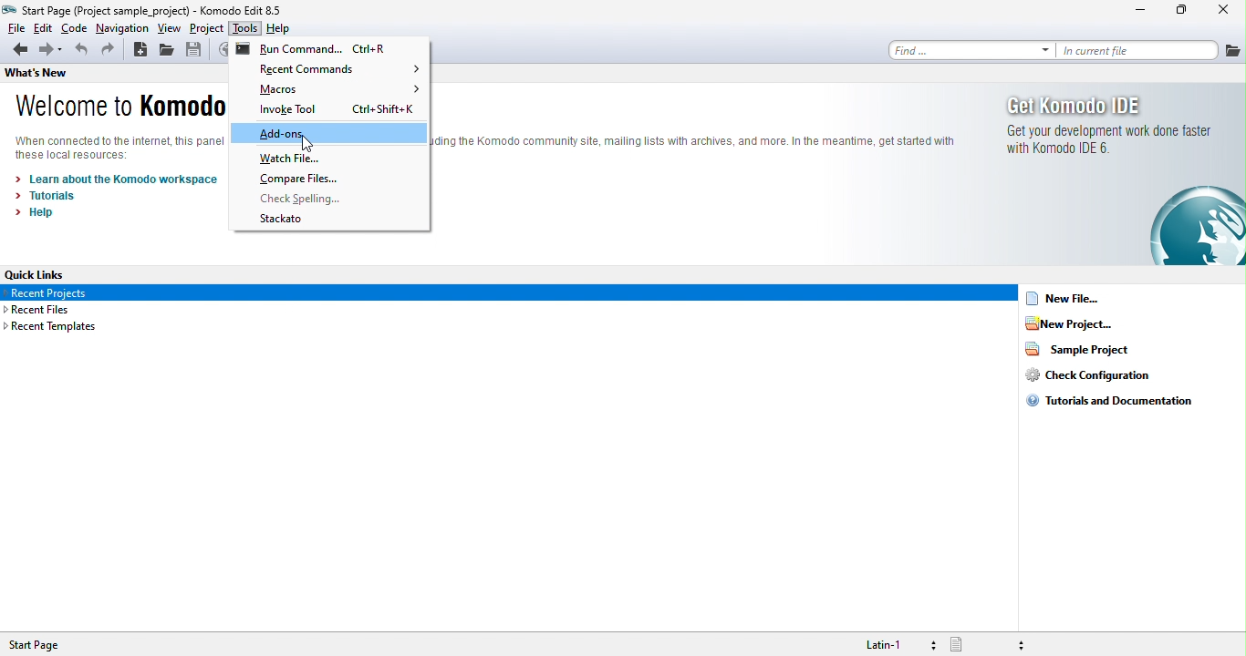 This screenshot has width=1246, height=656. Describe the element at coordinates (320, 50) in the screenshot. I see `run command` at that location.